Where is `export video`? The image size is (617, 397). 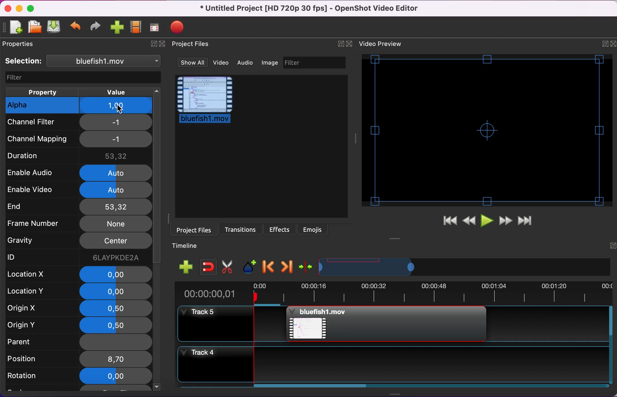 export video is located at coordinates (180, 29).